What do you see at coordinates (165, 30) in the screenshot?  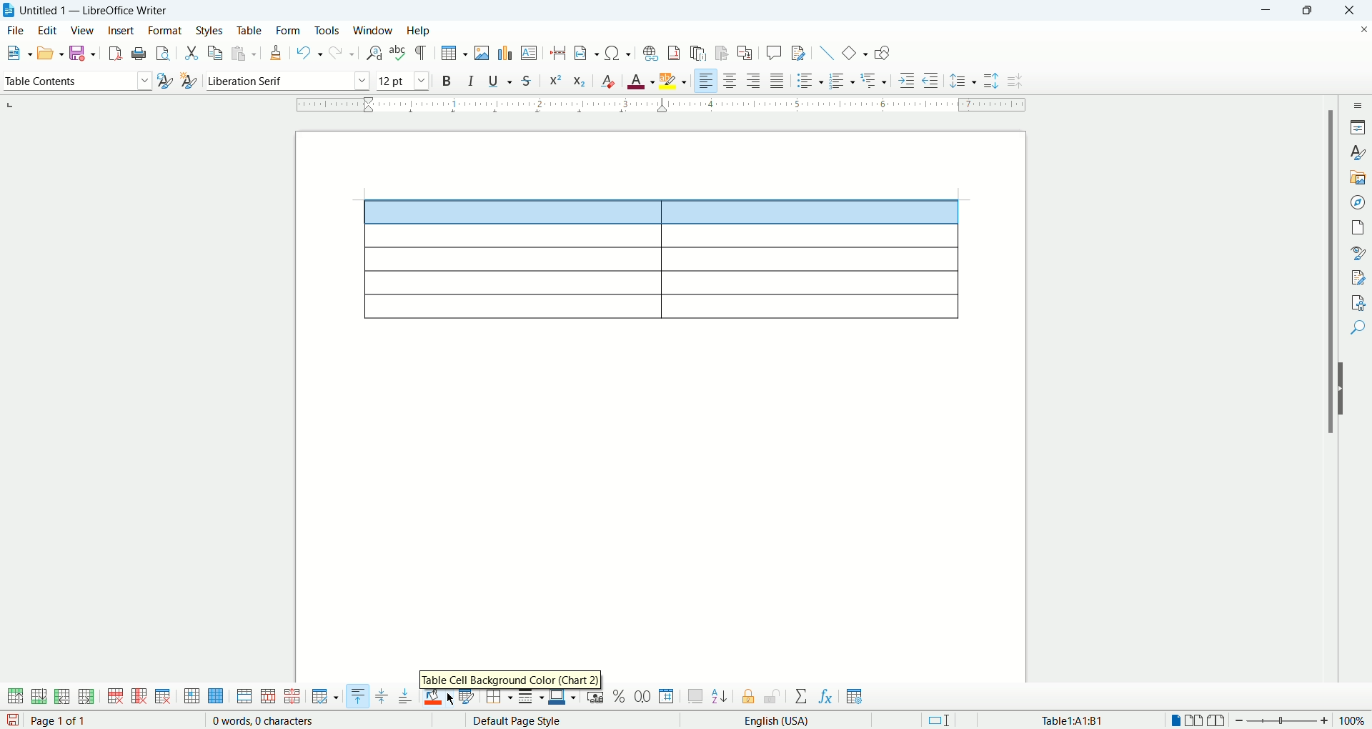 I see `format` at bounding box center [165, 30].